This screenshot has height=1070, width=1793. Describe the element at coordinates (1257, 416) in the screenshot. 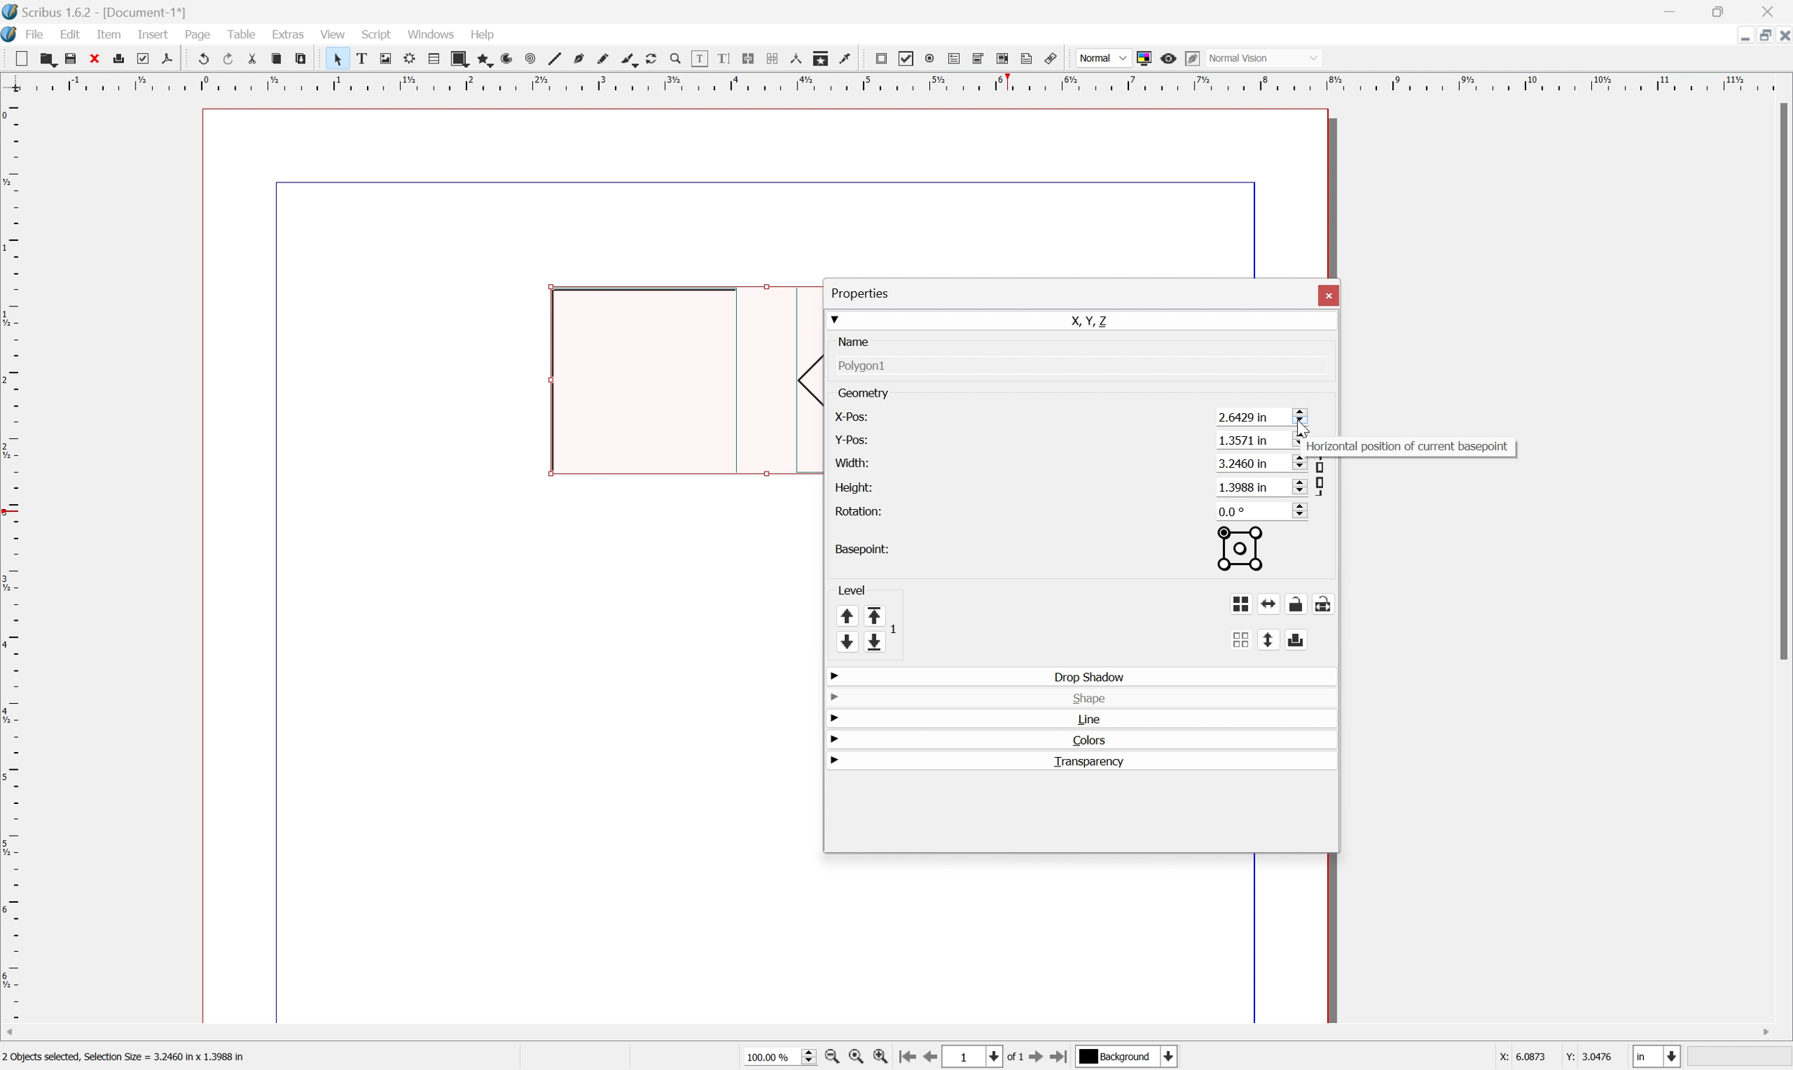

I see `2.6429 in` at that location.